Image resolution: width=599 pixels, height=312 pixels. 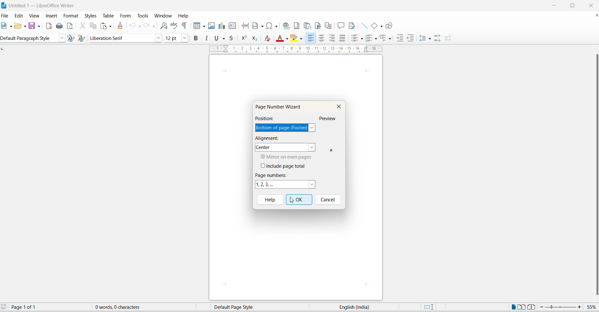 I want to click on close document, so click(x=595, y=16).